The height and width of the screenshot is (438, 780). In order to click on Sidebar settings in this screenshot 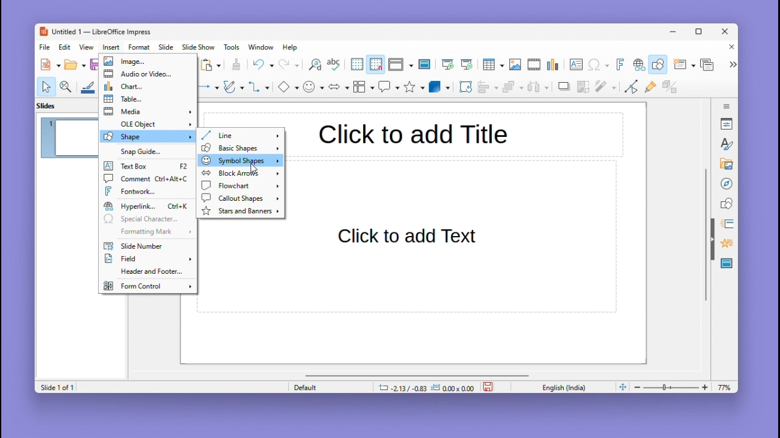, I will do `click(727, 105)`.